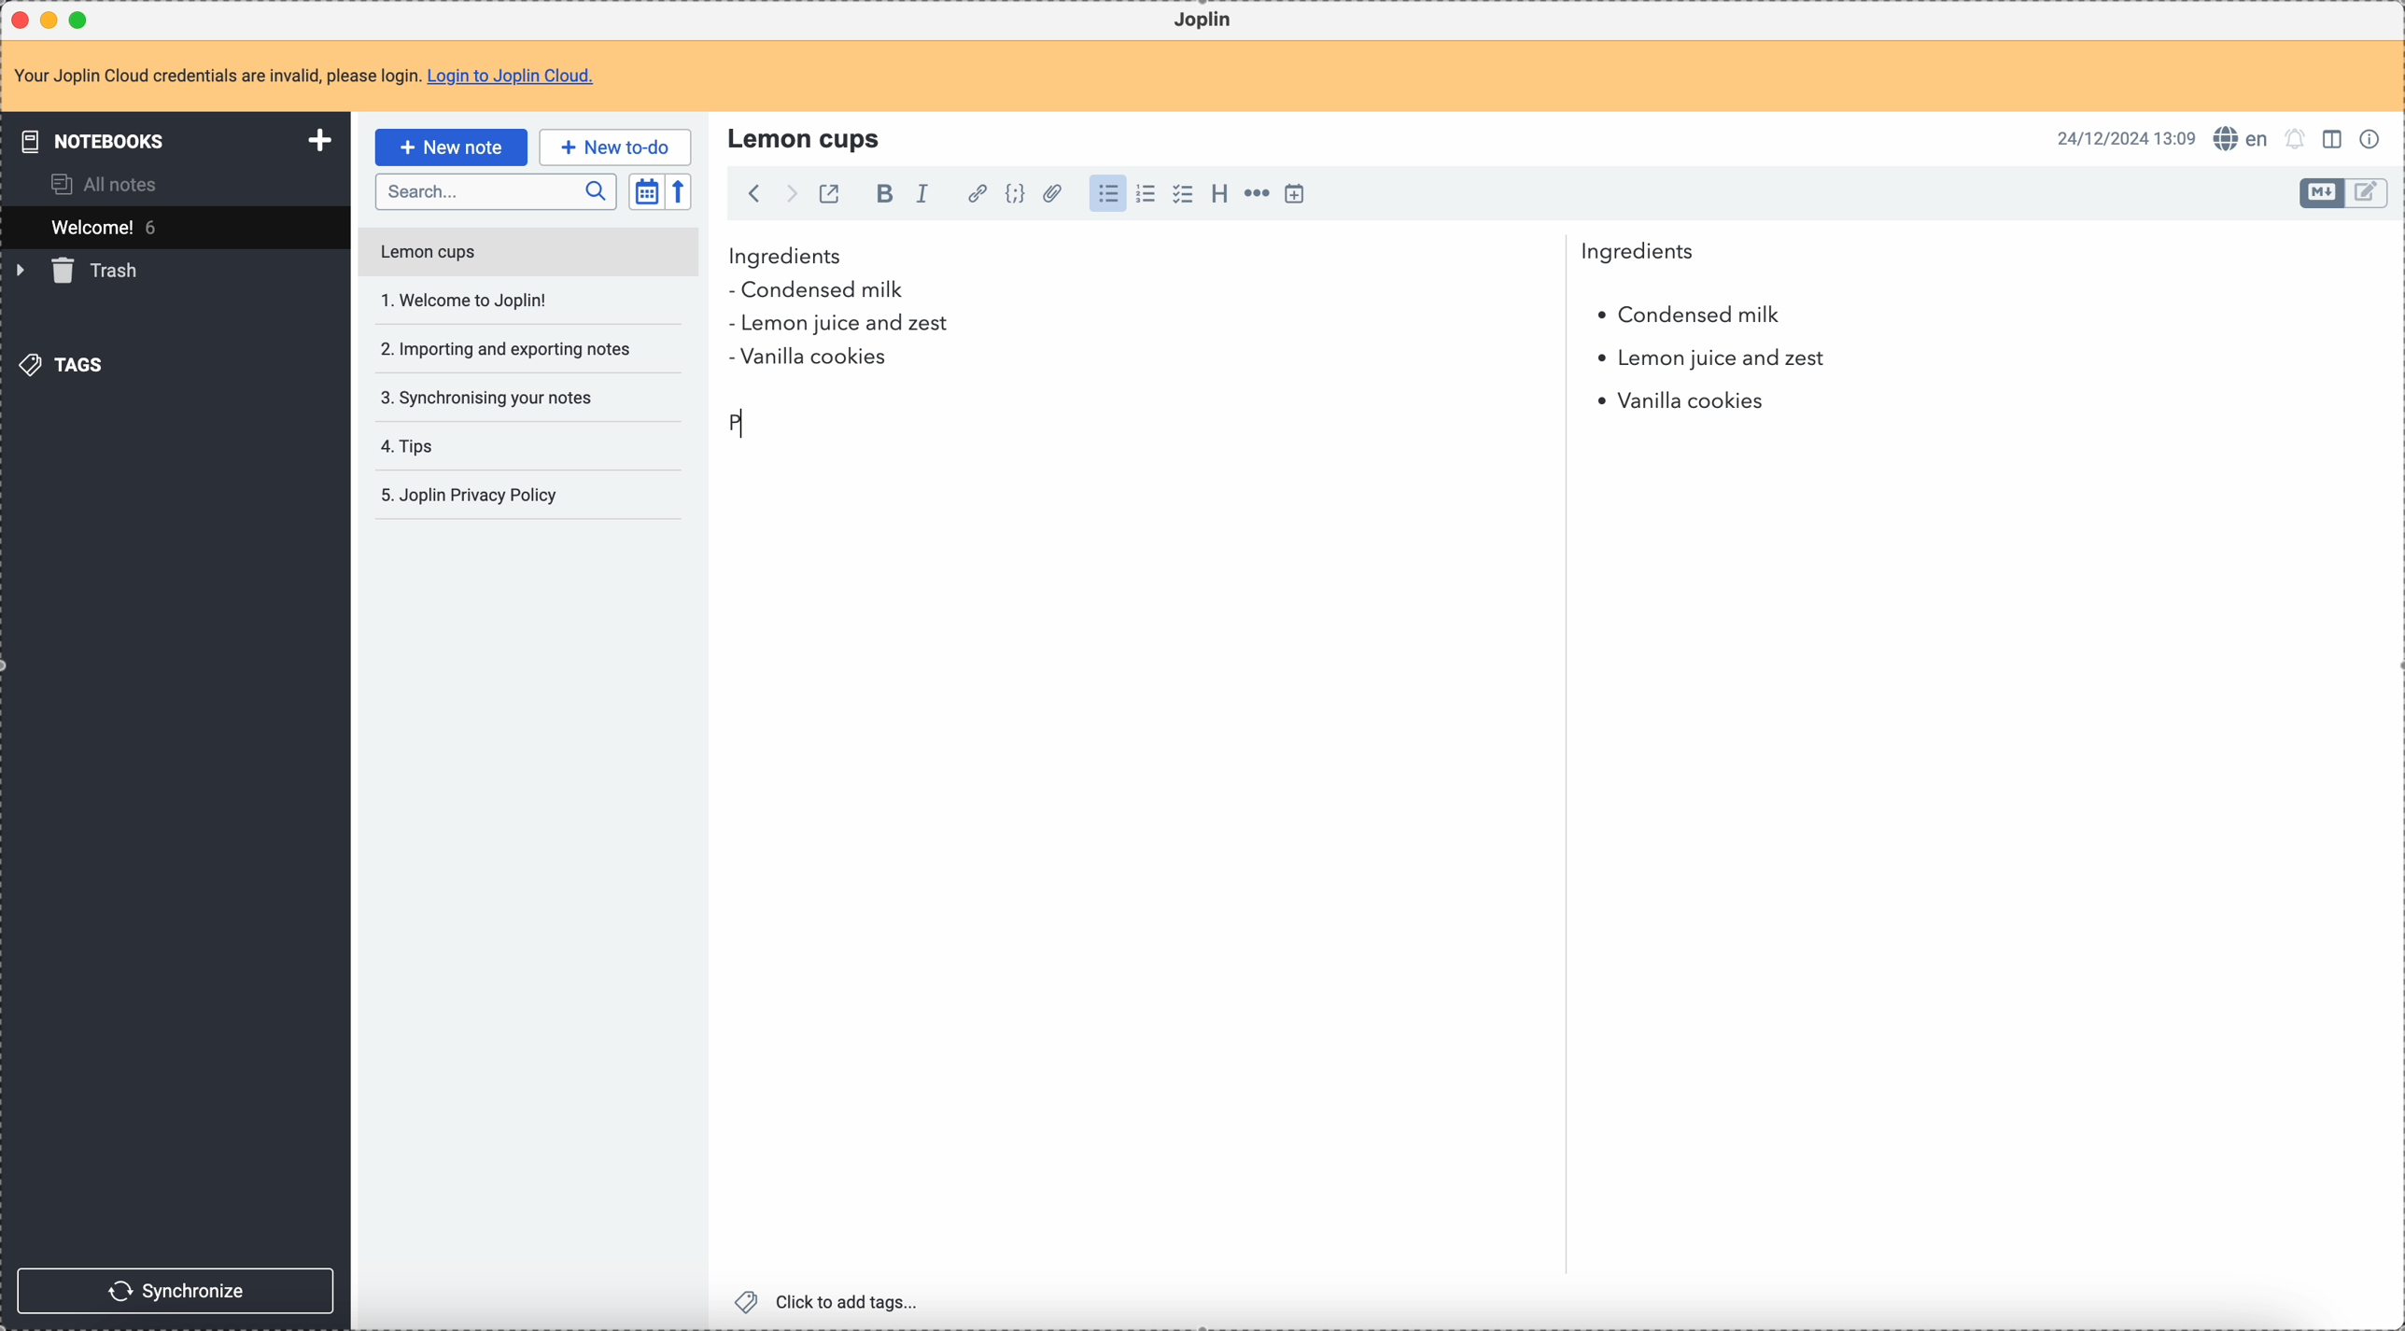 This screenshot has height=1331, width=2405. Describe the element at coordinates (1015, 195) in the screenshot. I see `code` at that location.